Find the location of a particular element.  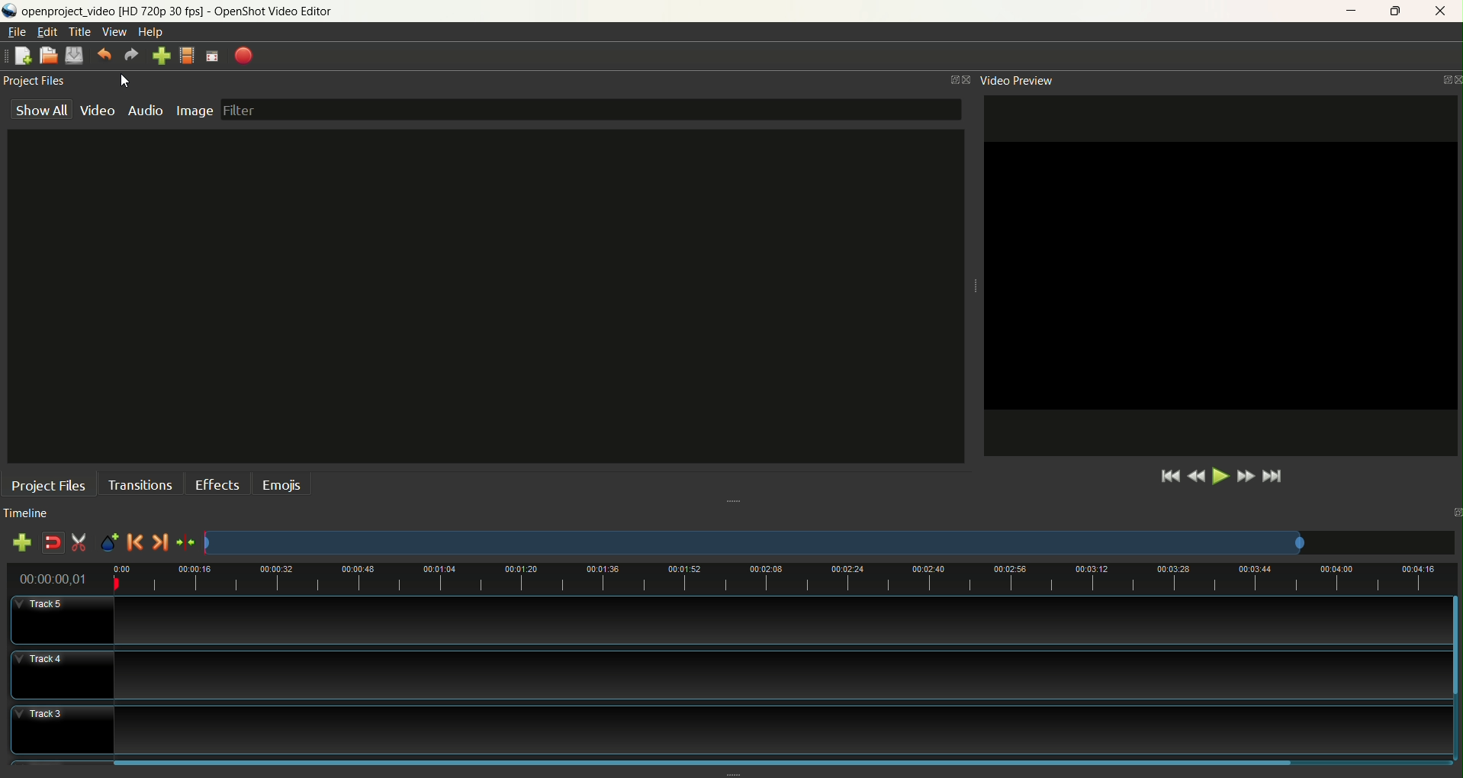

emojis is located at coordinates (287, 488).